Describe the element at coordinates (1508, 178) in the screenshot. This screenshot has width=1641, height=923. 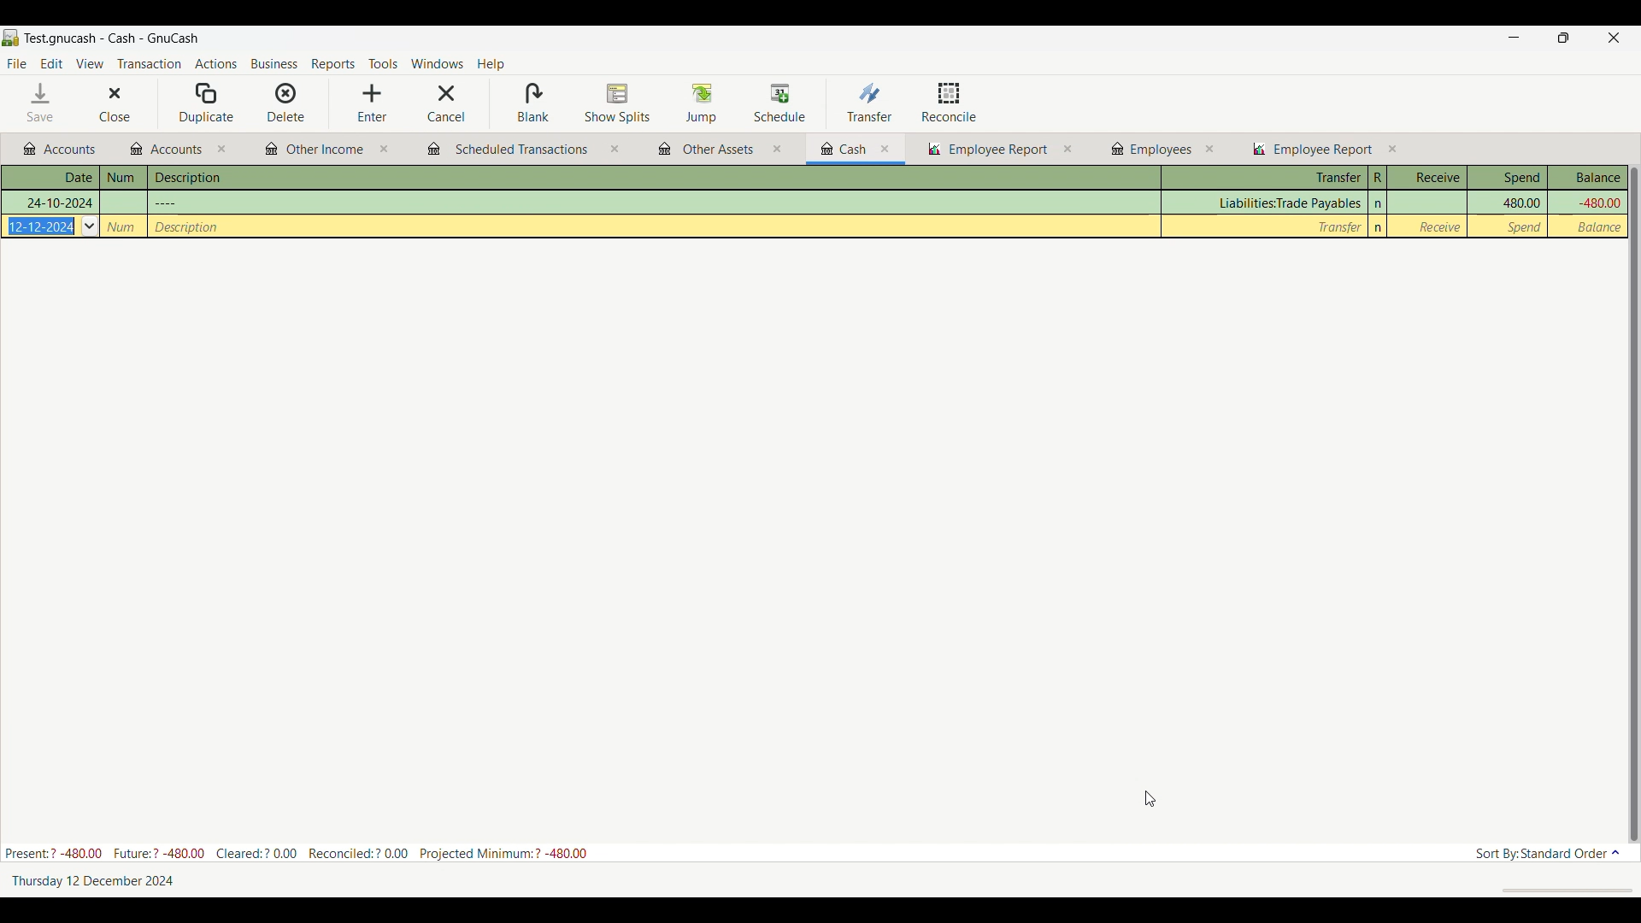
I see `Spend column` at that location.